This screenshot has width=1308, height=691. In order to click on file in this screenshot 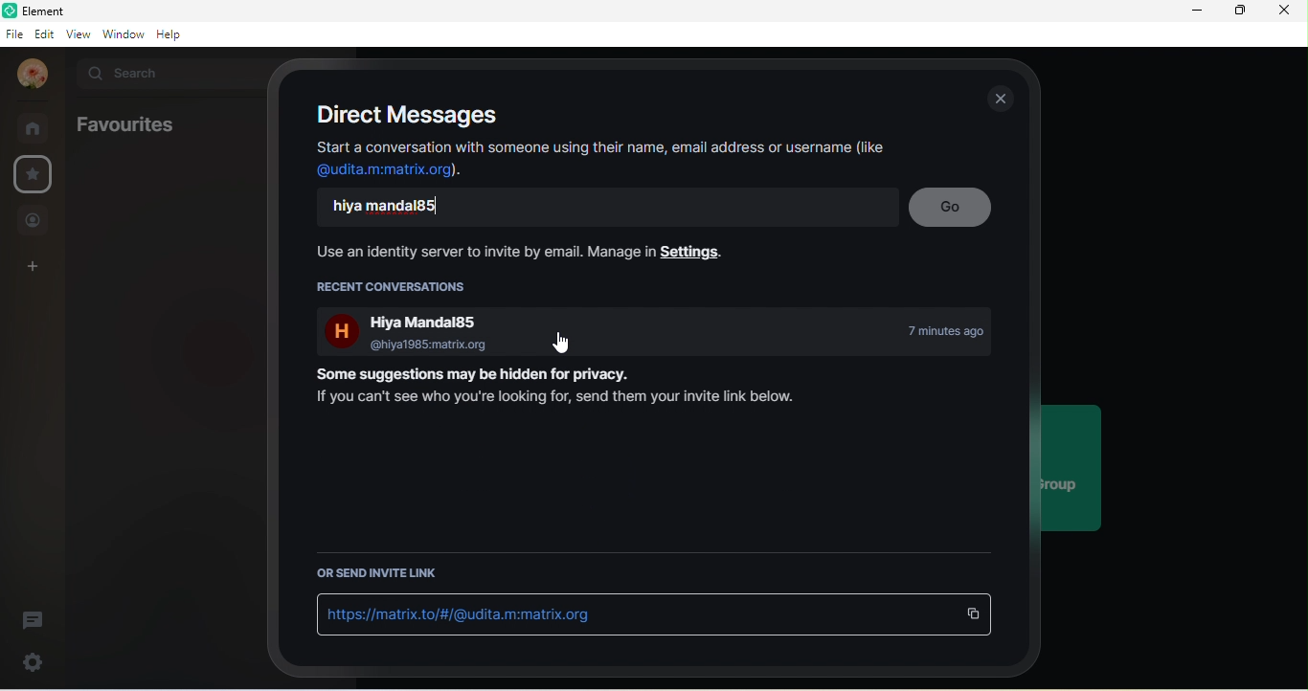, I will do `click(14, 33)`.